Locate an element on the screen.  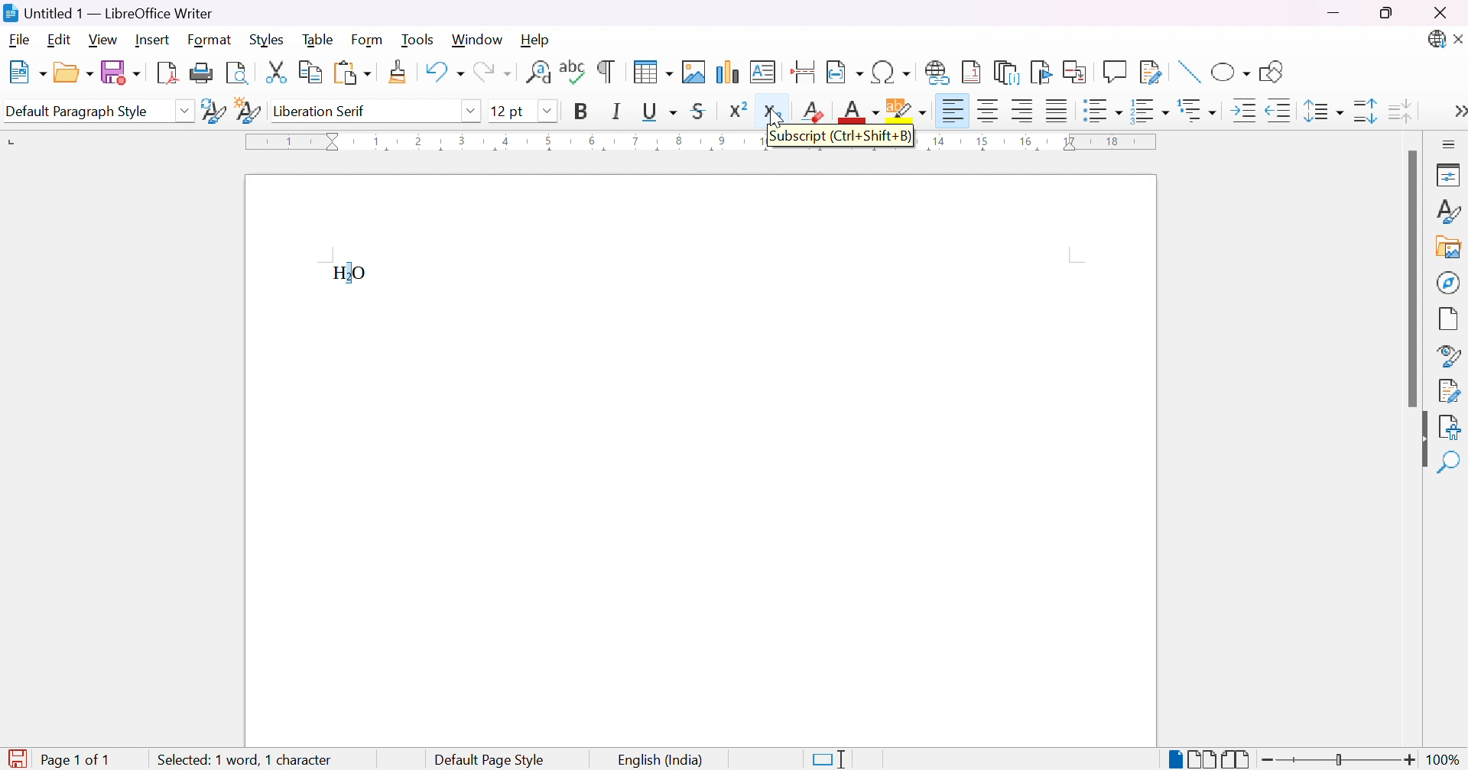
 is located at coordinates (398, 72).